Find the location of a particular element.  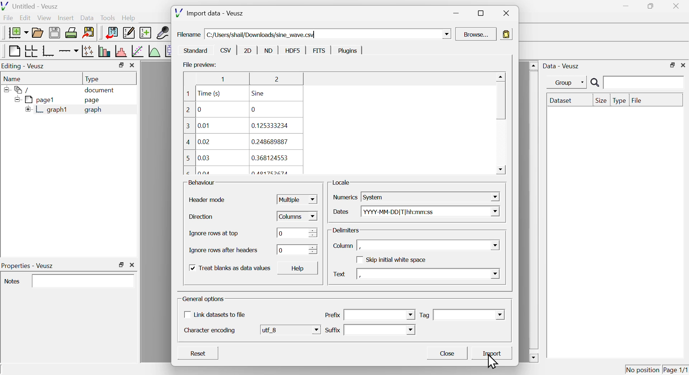

0 is located at coordinates (296, 233).